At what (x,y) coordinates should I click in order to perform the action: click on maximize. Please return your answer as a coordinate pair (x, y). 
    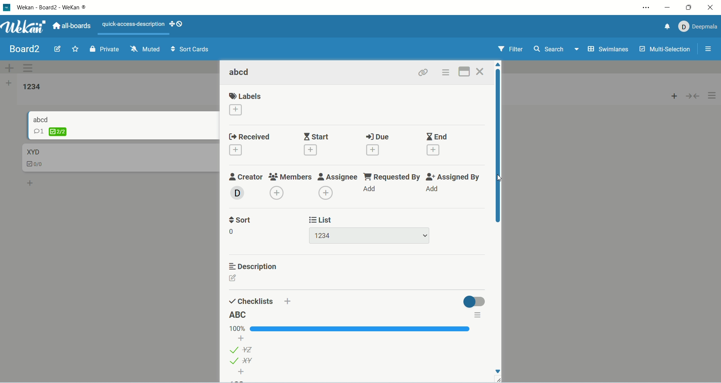
    Looking at the image, I should click on (688, 7).